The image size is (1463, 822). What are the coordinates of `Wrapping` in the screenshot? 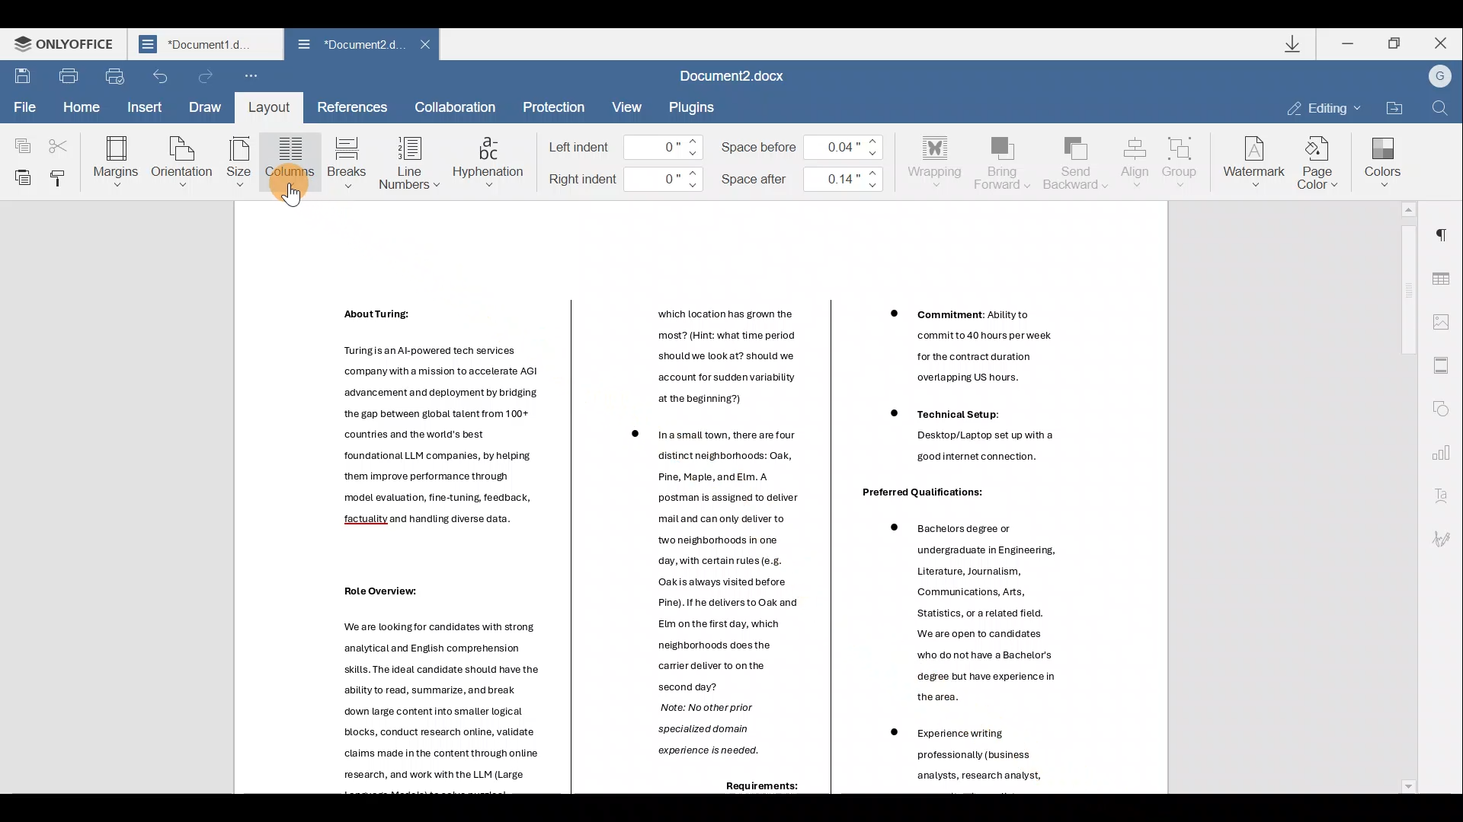 It's located at (938, 159).